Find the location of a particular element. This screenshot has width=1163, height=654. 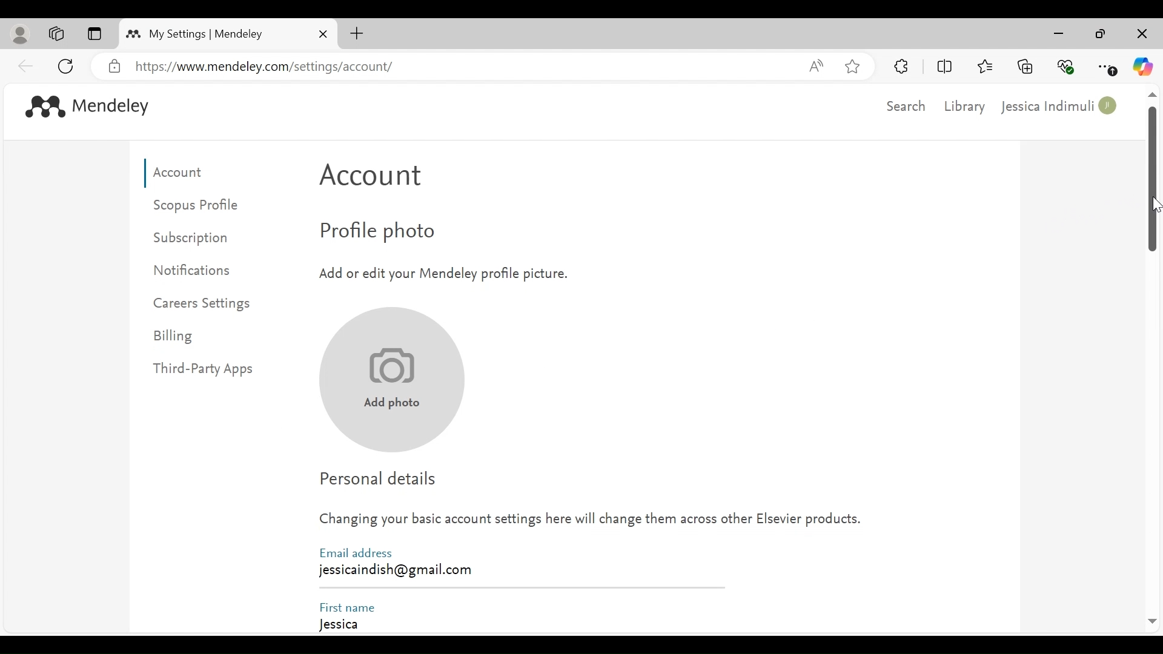

Maximize is located at coordinates (1101, 35).